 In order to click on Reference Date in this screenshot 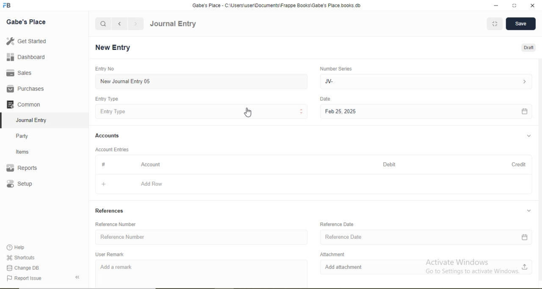, I will do `click(429, 237)`.